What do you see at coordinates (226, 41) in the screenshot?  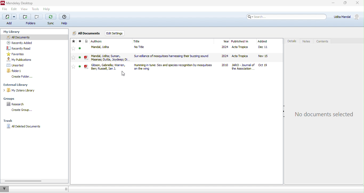 I see `year` at bounding box center [226, 41].